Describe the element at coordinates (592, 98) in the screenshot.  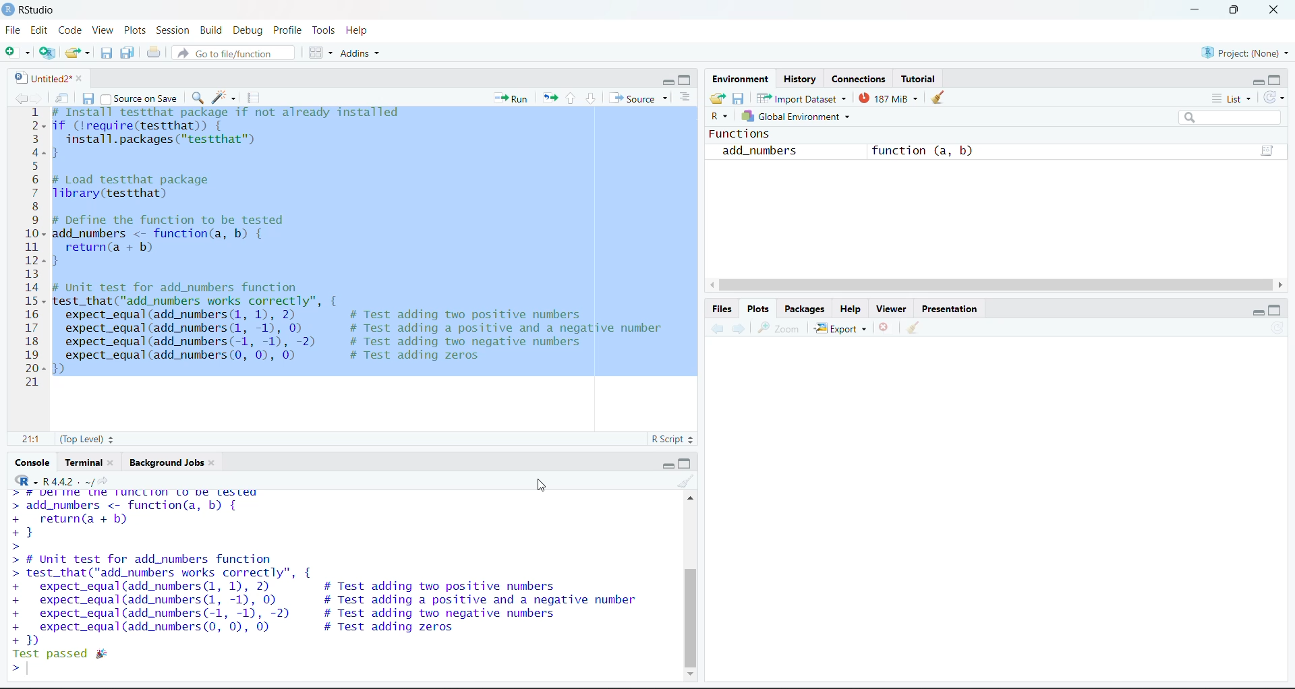
I see `go to next session of the chunk` at that location.